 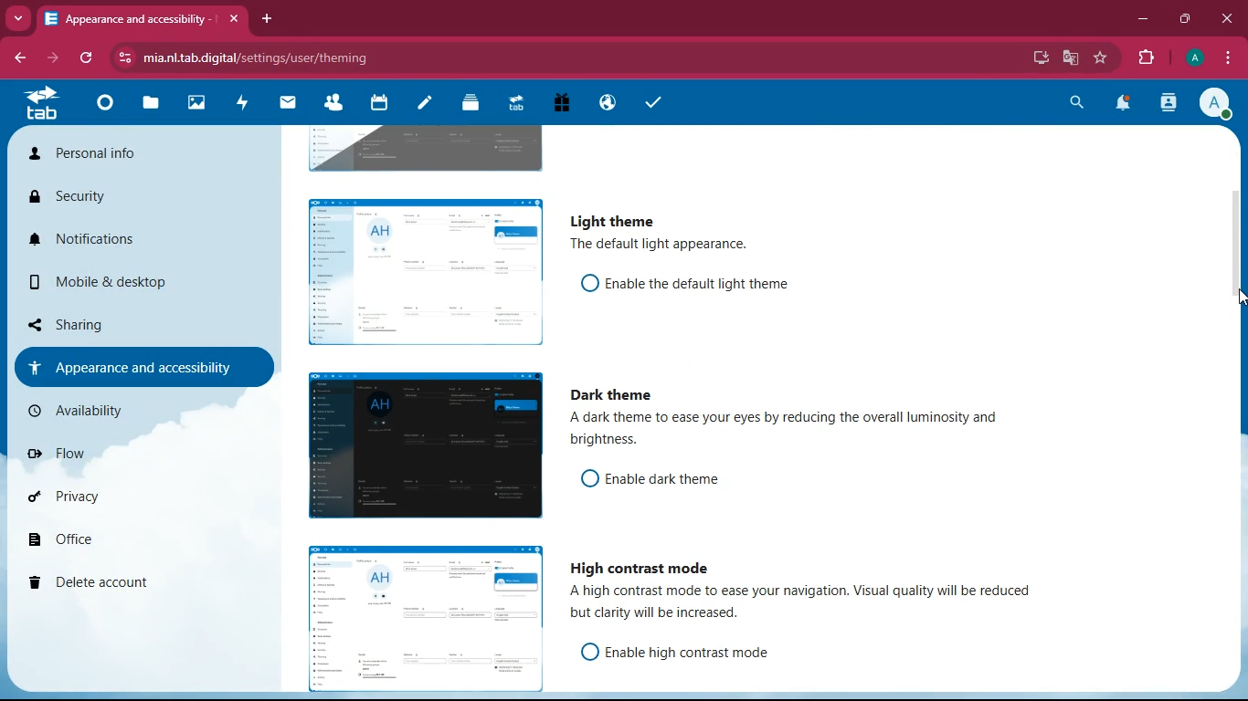 I want to click on activity, so click(x=241, y=105).